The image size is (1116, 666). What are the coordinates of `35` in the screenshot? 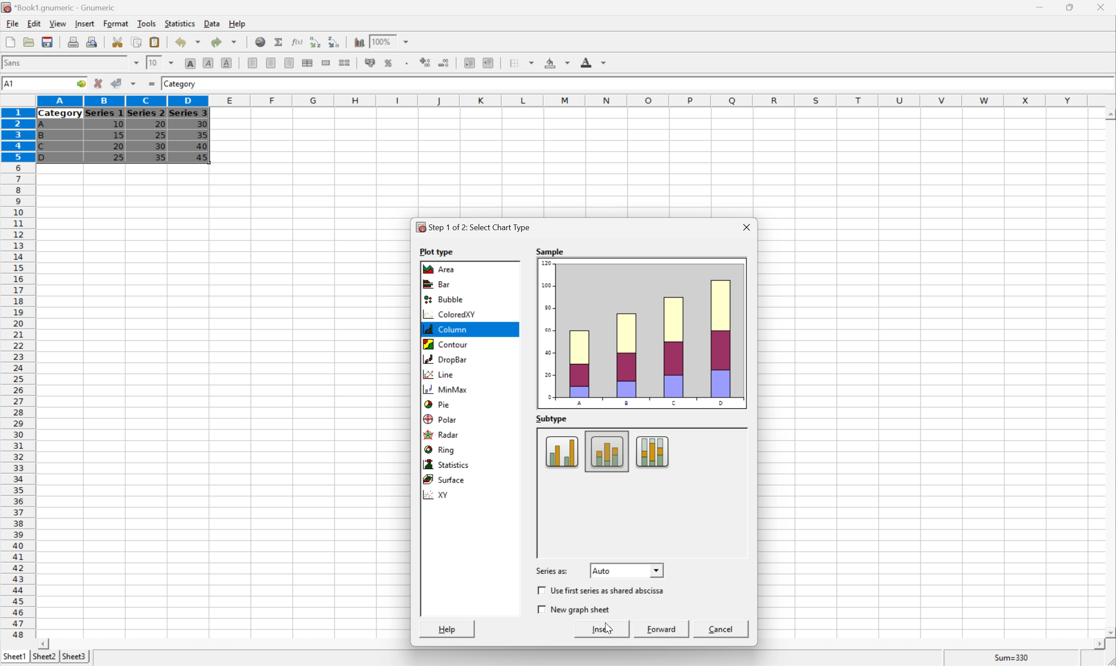 It's located at (160, 157).